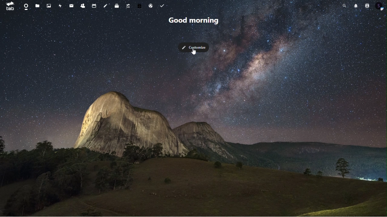  What do you see at coordinates (356, 5) in the screenshot?
I see `notification` at bounding box center [356, 5].